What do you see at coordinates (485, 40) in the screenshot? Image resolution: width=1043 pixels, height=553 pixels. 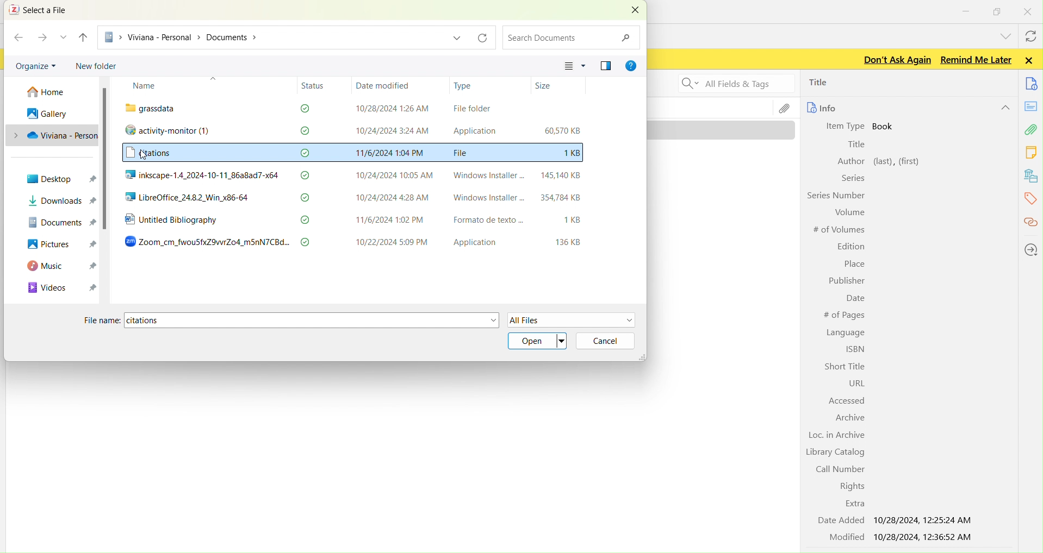 I see `refresh` at bounding box center [485, 40].